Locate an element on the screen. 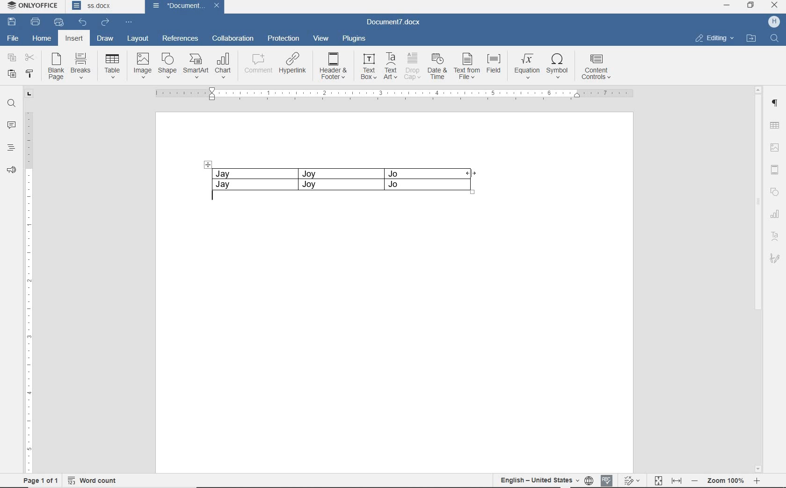 This screenshot has height=488, width=786. SYMBOL is located at coordinates (557, 66).